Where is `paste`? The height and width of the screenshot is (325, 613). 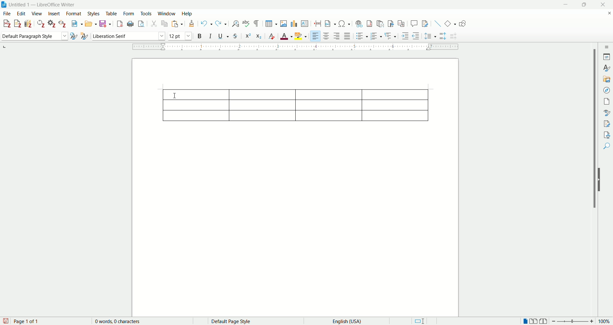
paste is located at coordinates (177, 24).